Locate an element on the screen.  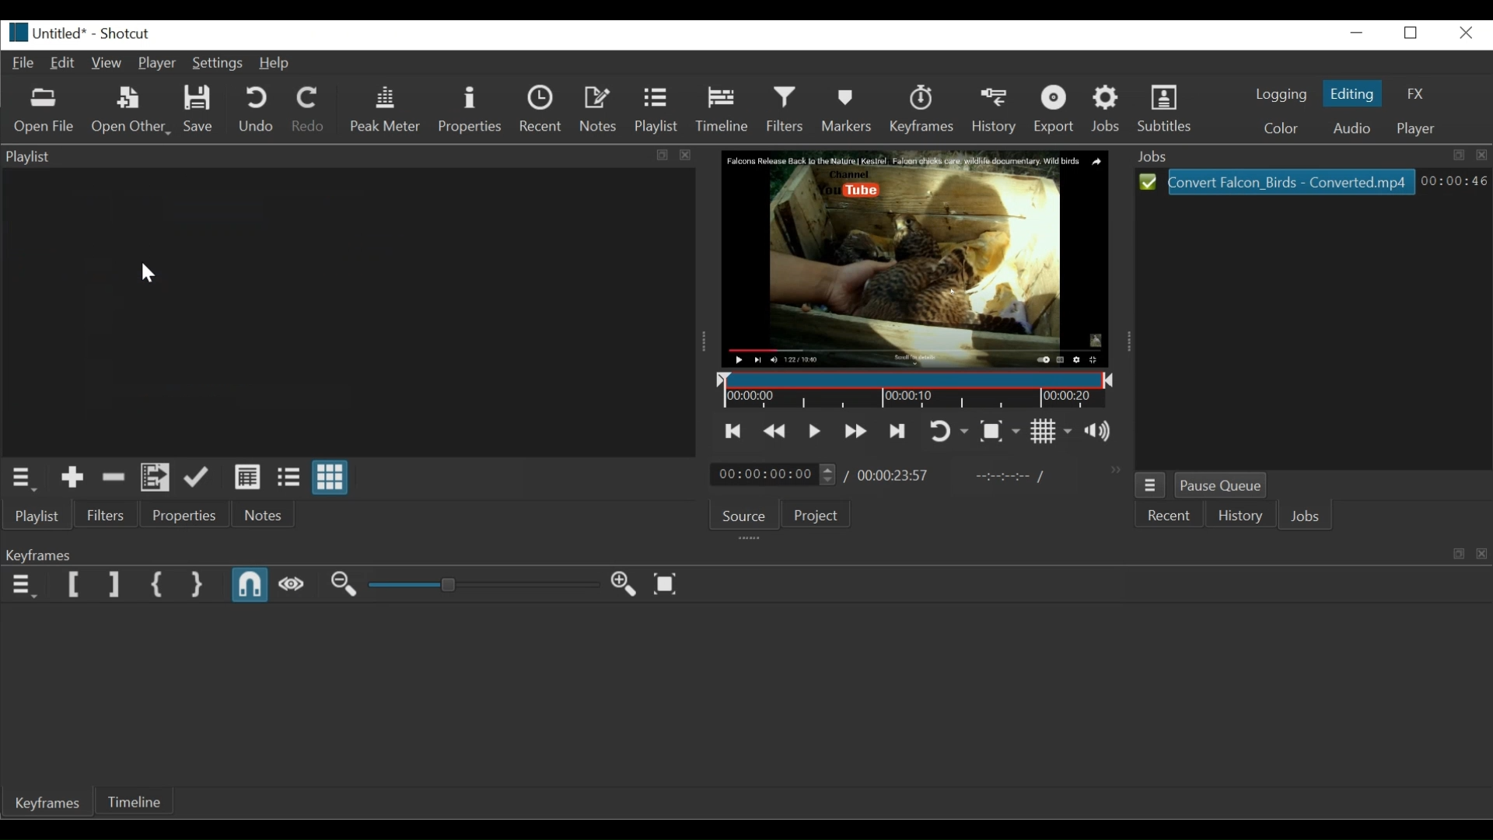
Redo is located at coordinates (309, 110).